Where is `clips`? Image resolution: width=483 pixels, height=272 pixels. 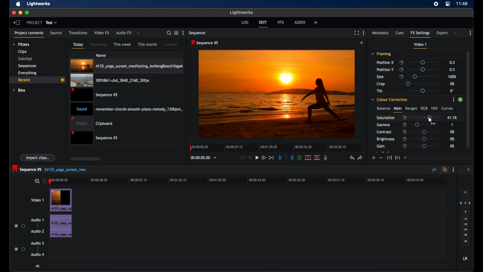 clips is located at coordinates (22, 52).